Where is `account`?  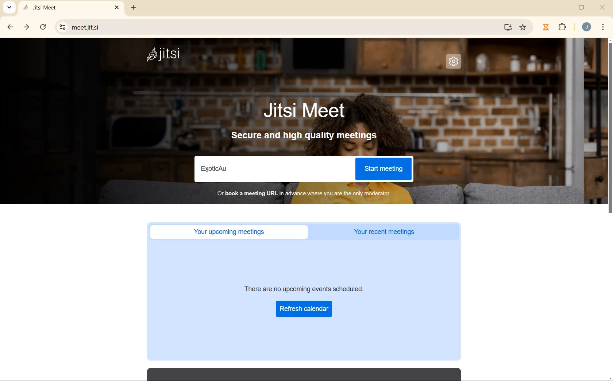
account is located at coordinates (586, 27).